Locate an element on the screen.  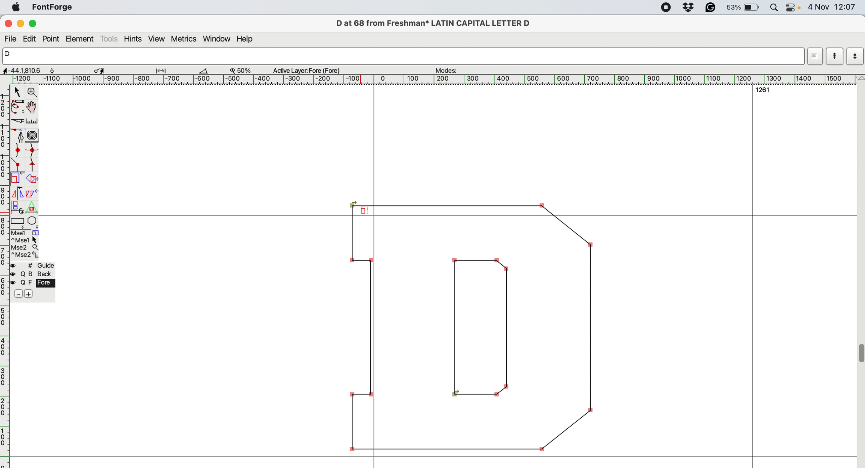
previous letter is located at coordinates (835, 56).